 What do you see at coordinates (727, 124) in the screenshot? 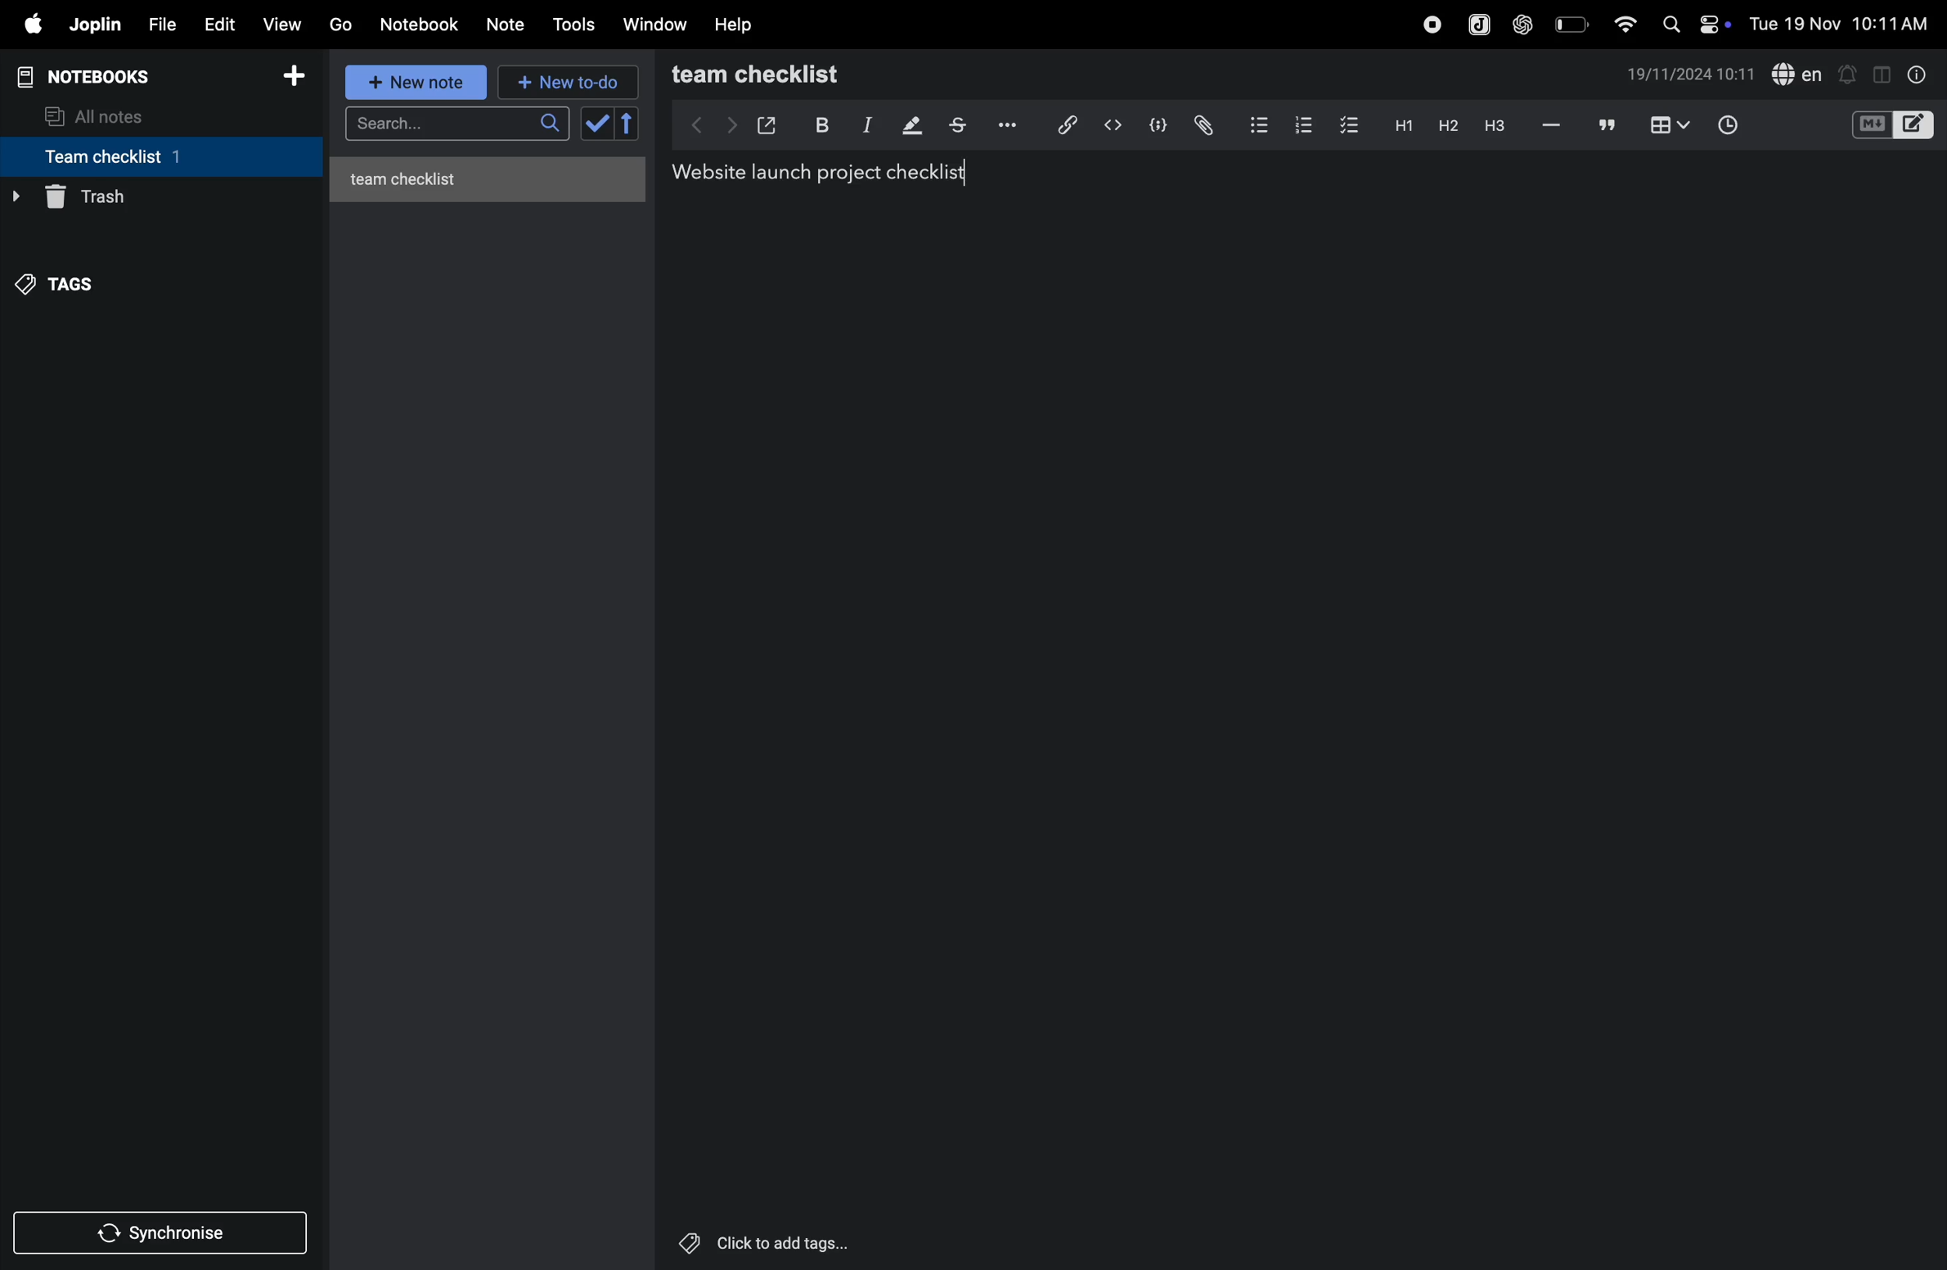
I see `forward` at bounding box center [727, 124].